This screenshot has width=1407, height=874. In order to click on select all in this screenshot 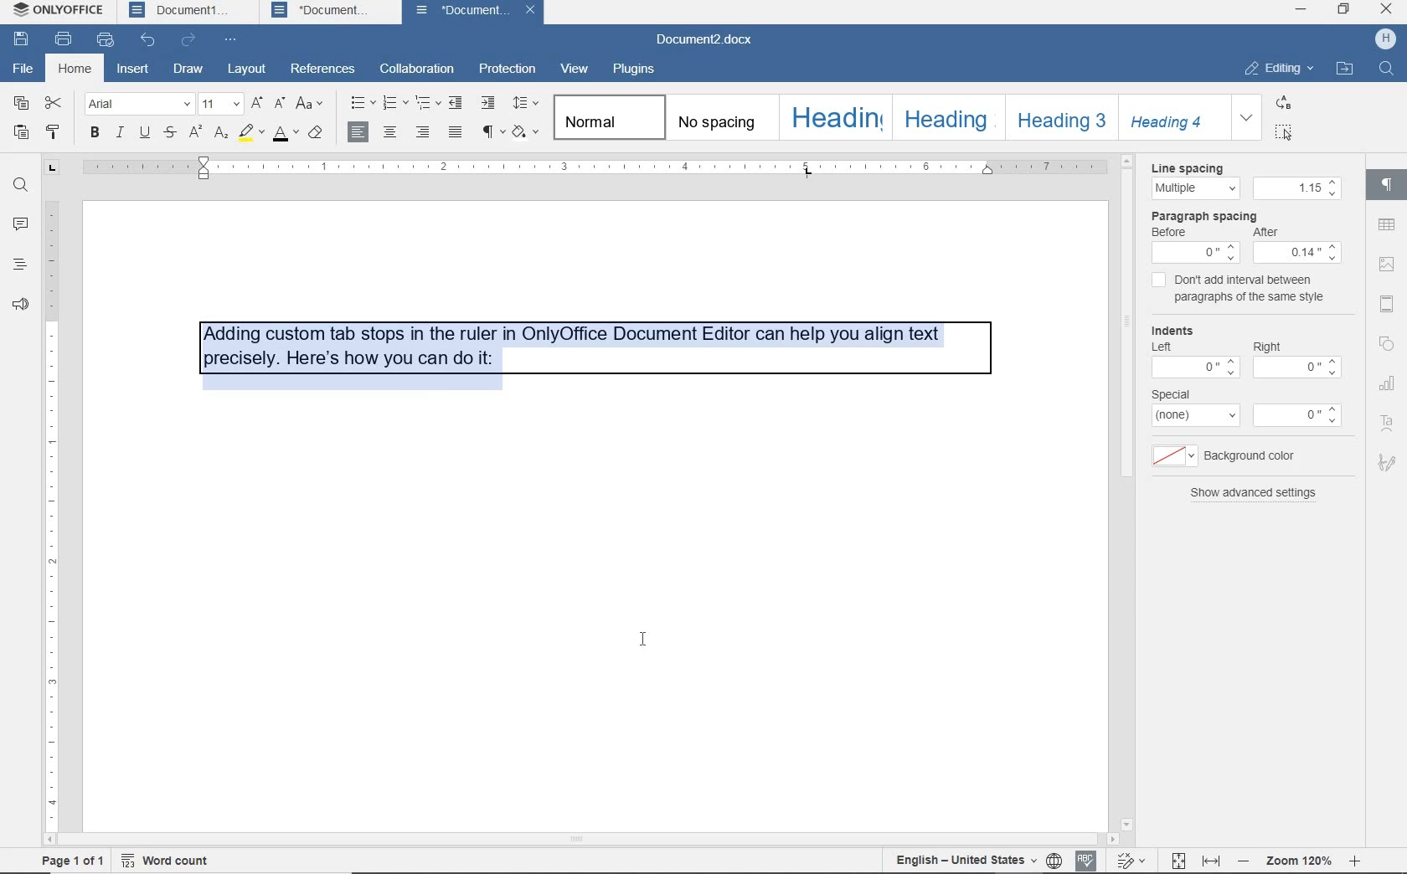, I will do `click(1286, 132)`.